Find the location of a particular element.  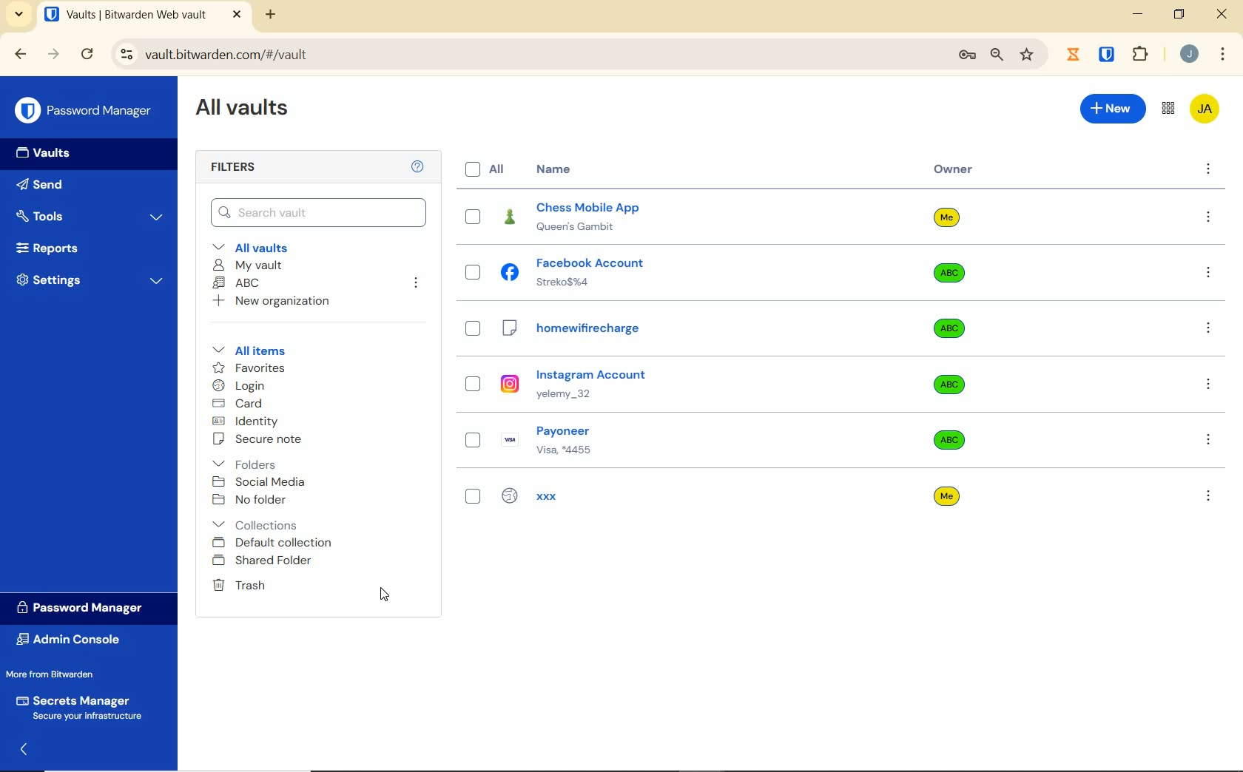

My Vault is located at coordinates (252, 265).